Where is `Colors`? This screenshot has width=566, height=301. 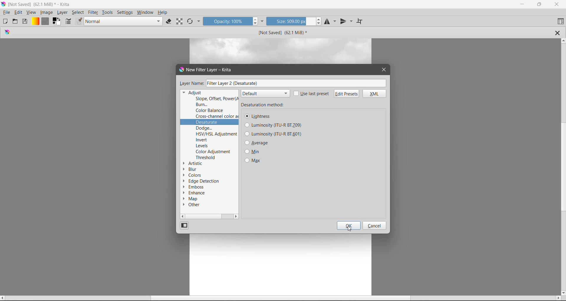
Colors is located at coordinates (192, 175).